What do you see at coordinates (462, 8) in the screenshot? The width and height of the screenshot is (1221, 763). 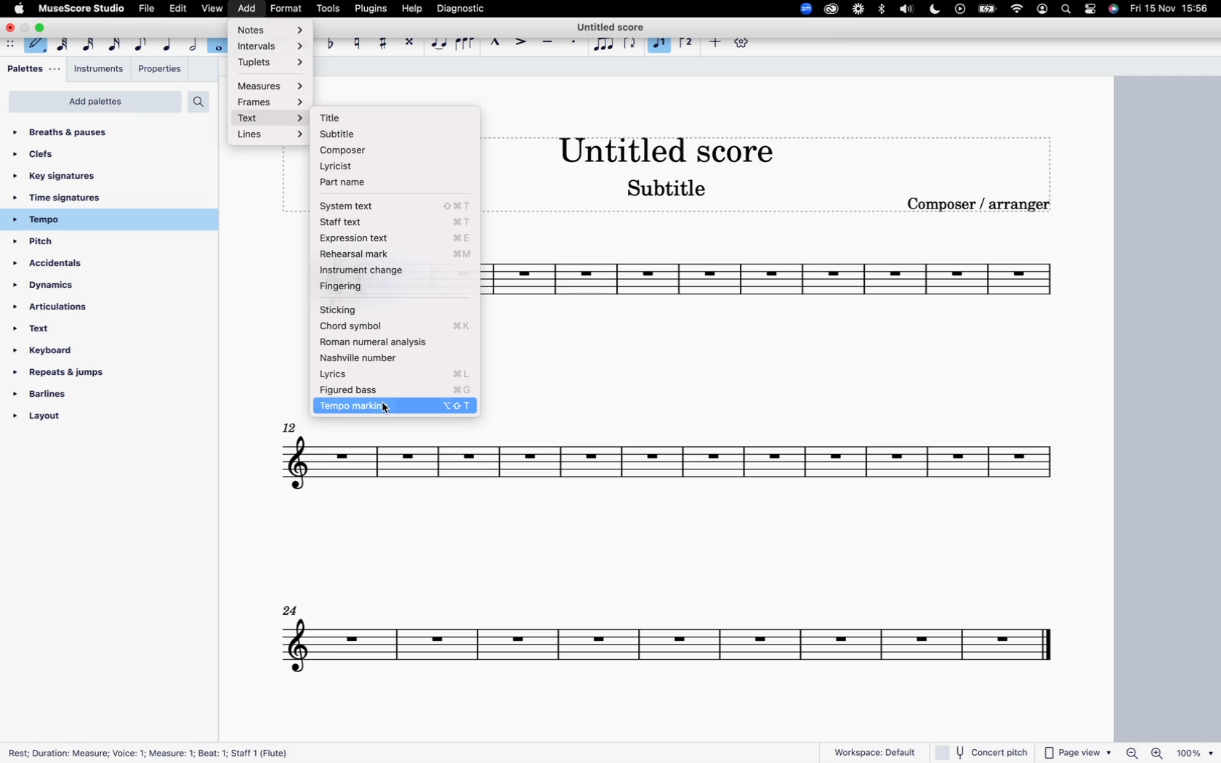 I see `diagnostic` at bounding box center [462, 8].